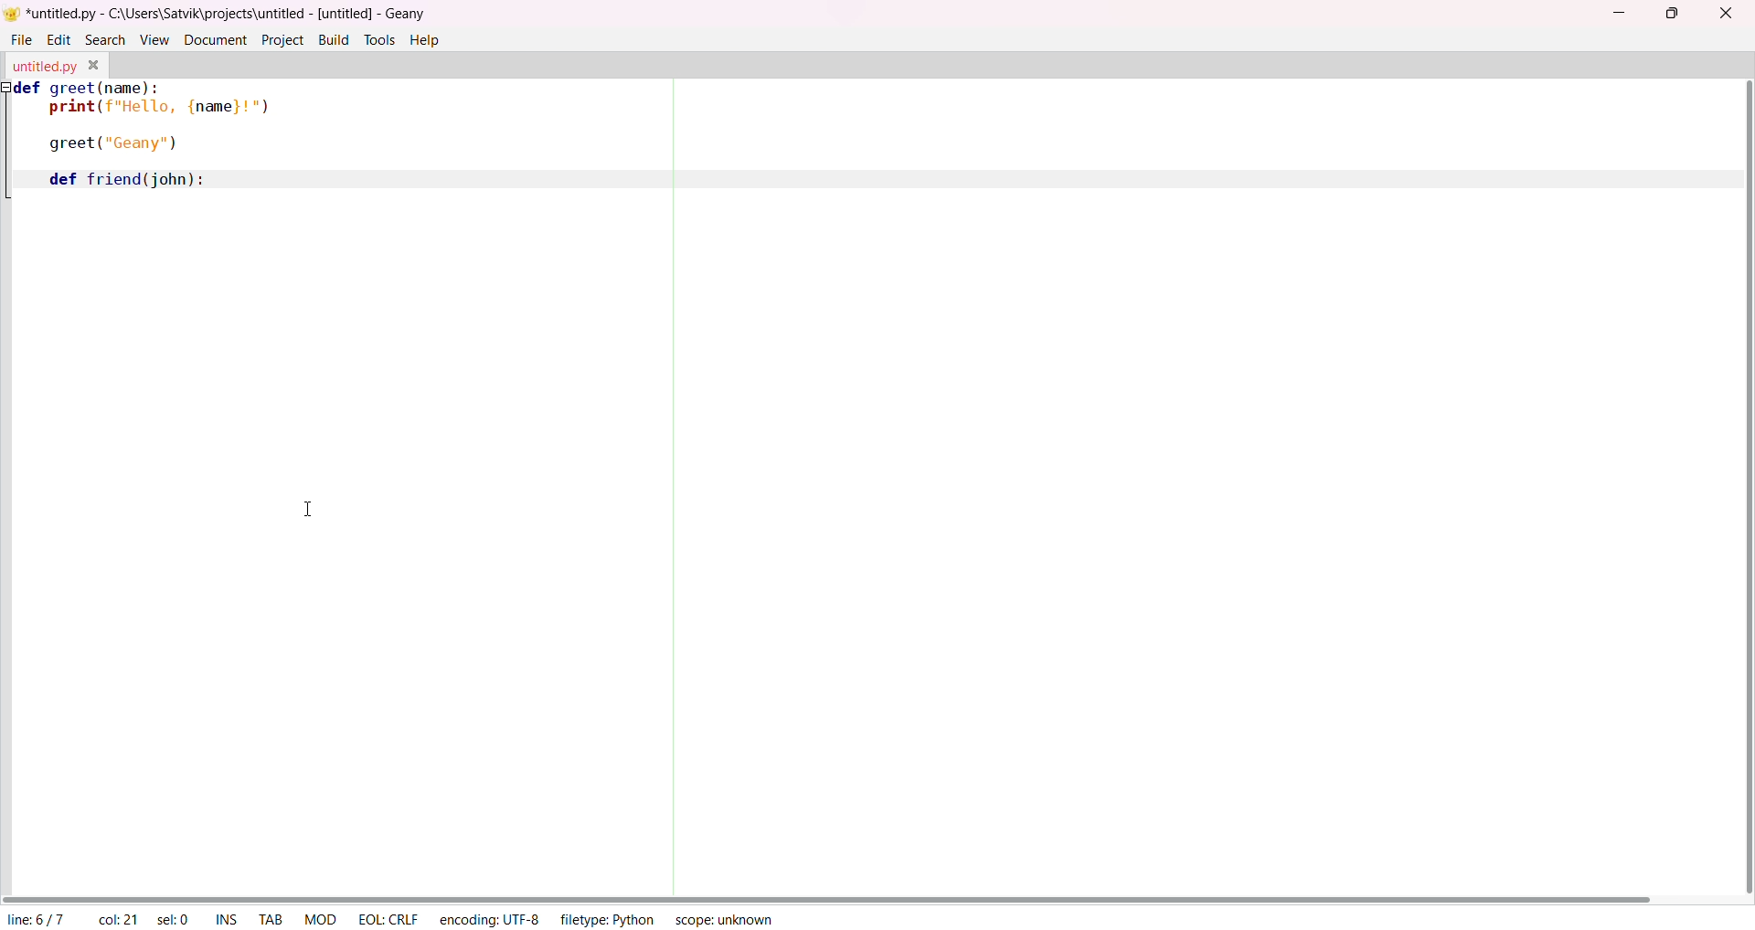 The width and height of the screenshot is (1755, 930). What do you see at coordinates (227, 918) in the screenshot?
I see `INS` at bounding box center [227, 918].